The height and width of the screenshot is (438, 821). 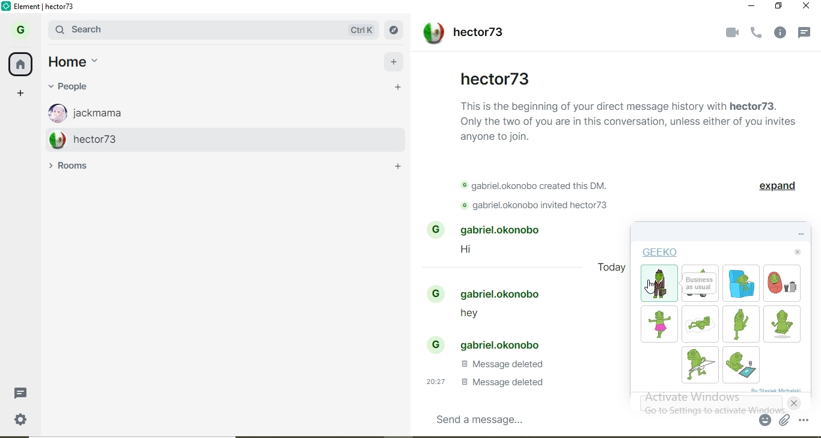 What do you see at coordinates (807, 34) in the screenshot?
I see `notifications` at bounding box center [807, 34].